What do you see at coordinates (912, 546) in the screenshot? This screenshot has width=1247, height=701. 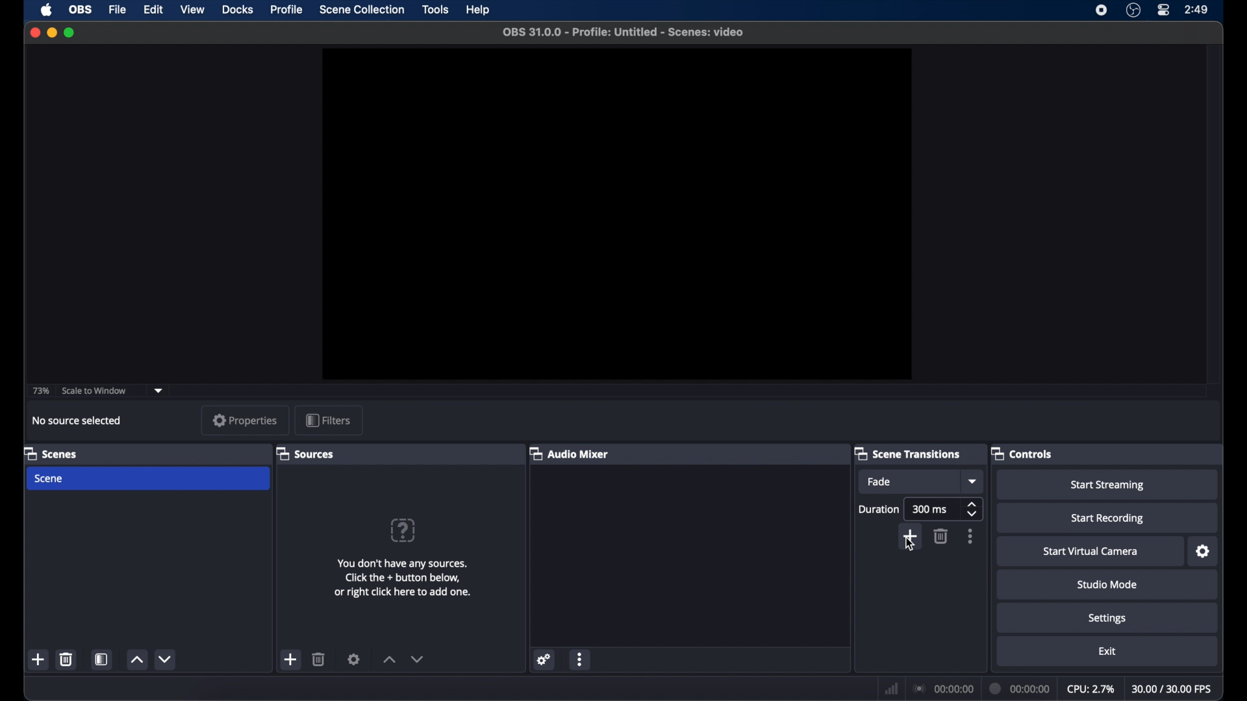 I see `cursor` at bounding box center [912, 546].